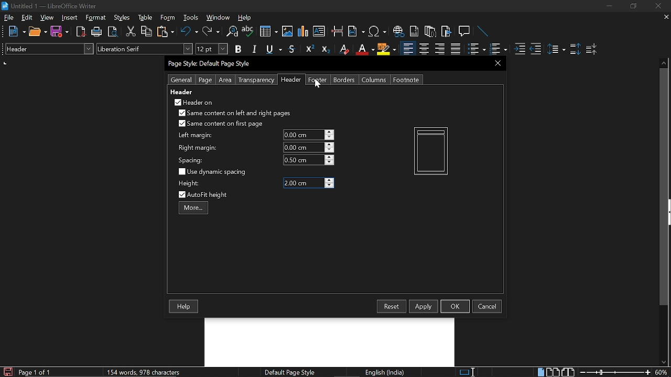 The image size is (671, 377). I want to click on Minimize, so click(609, 7).